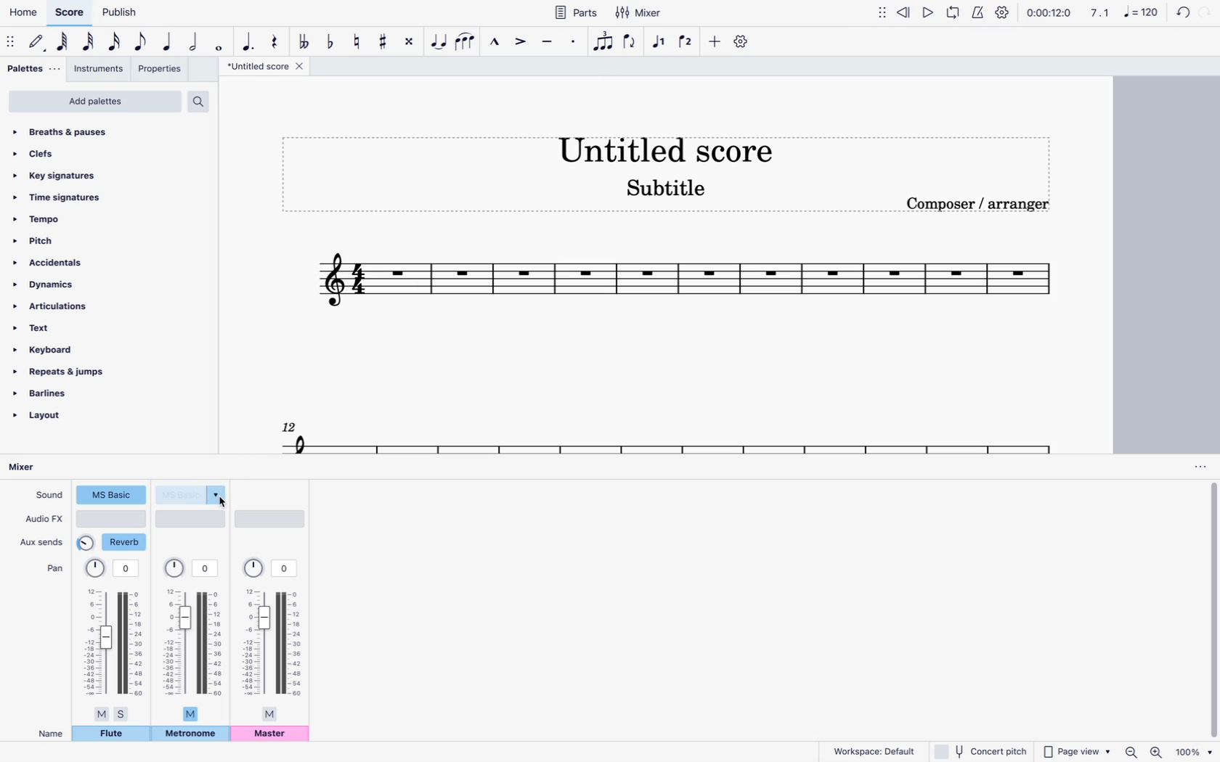 This screenshot has width=1220, height=762. What do you see at coordinates (31, 69) in the screenshot?
I see `palettes` at bounding box center [31, 69].